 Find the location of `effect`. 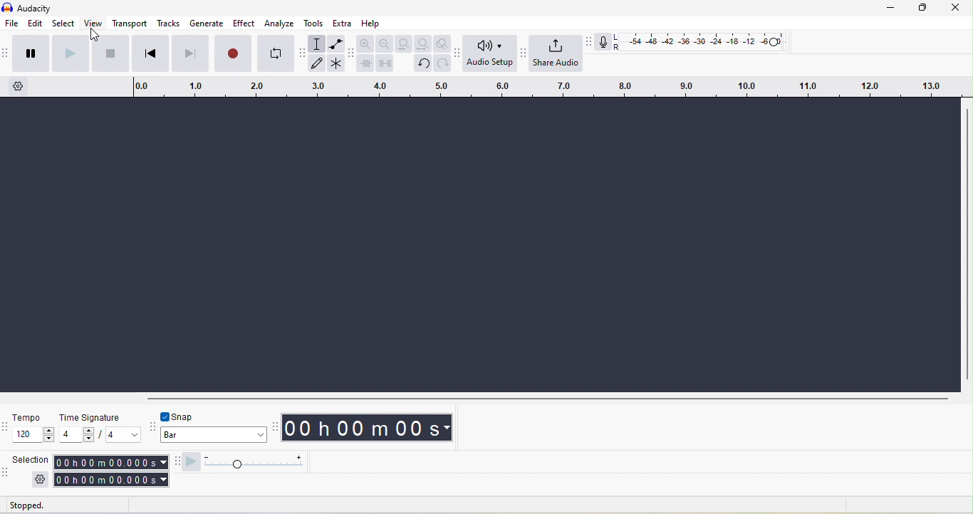

effect is located at coordinates (244, 23).